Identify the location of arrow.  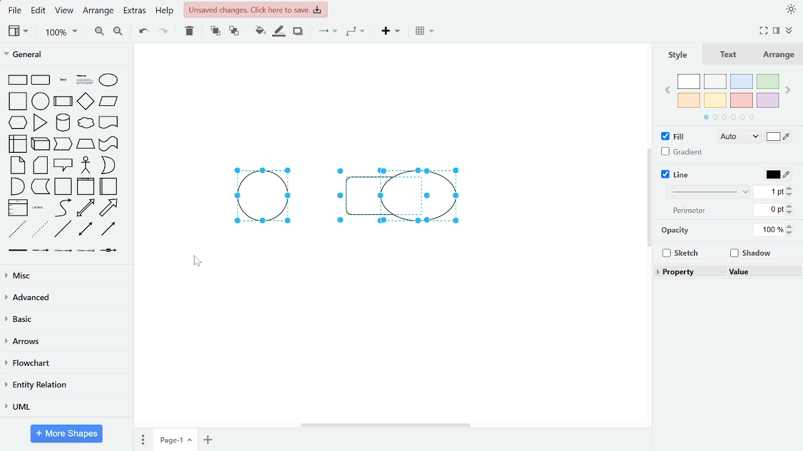
(109, 208).